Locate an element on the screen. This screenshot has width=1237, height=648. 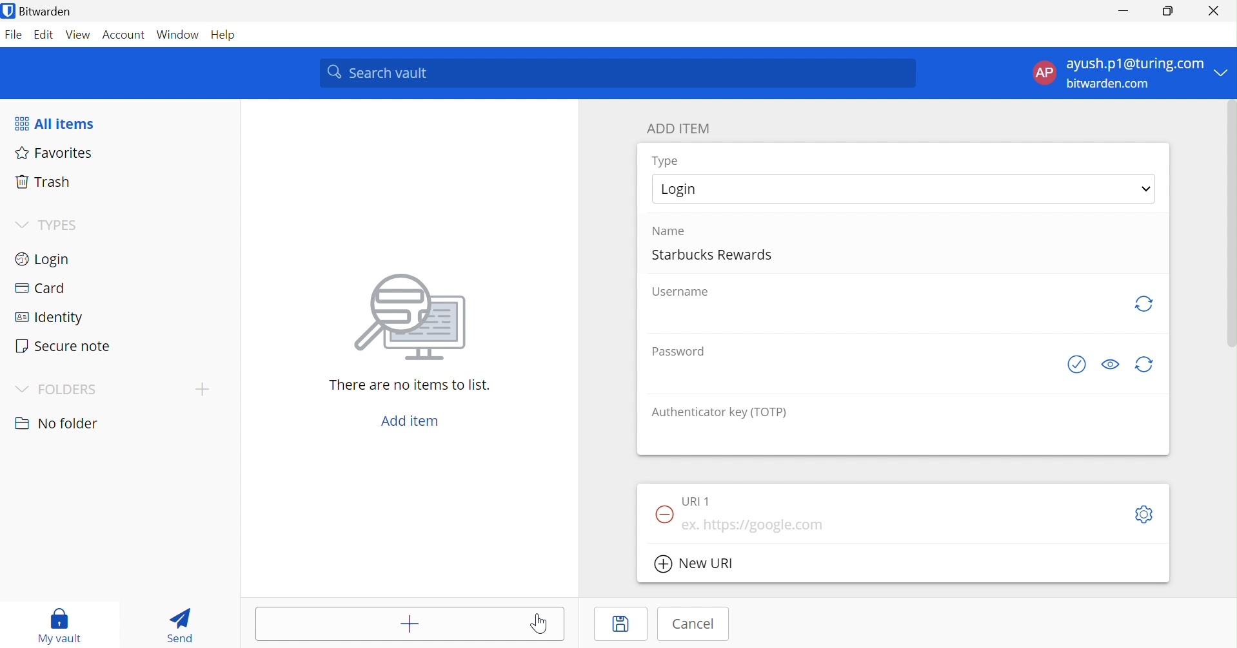
Drop Down is located at coordinates (23, 390).